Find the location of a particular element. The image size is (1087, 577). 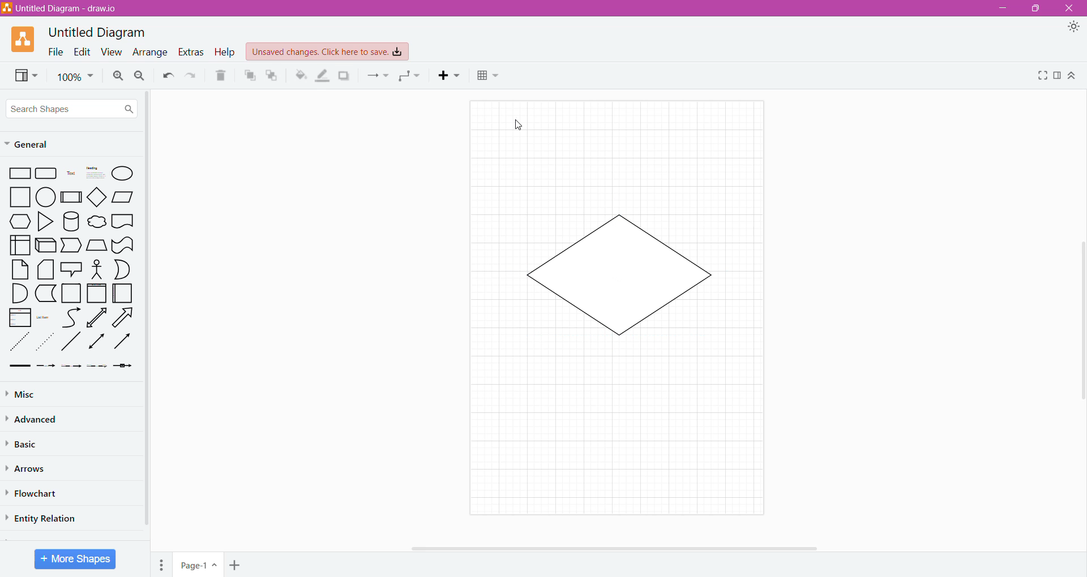

Vertical Scroll Bar is located at coordinates (147, 312).